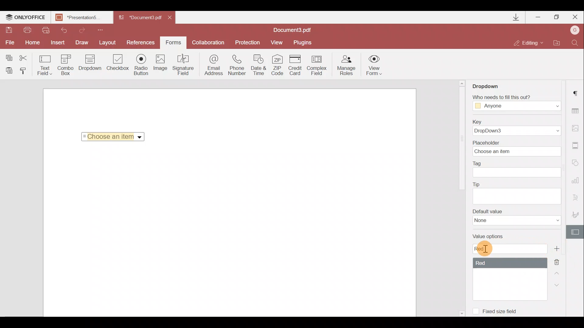  What do you see at coordinates (577, 93) in the screenshot?
I see `Paragraph settings` at bounding box center [577, 93].